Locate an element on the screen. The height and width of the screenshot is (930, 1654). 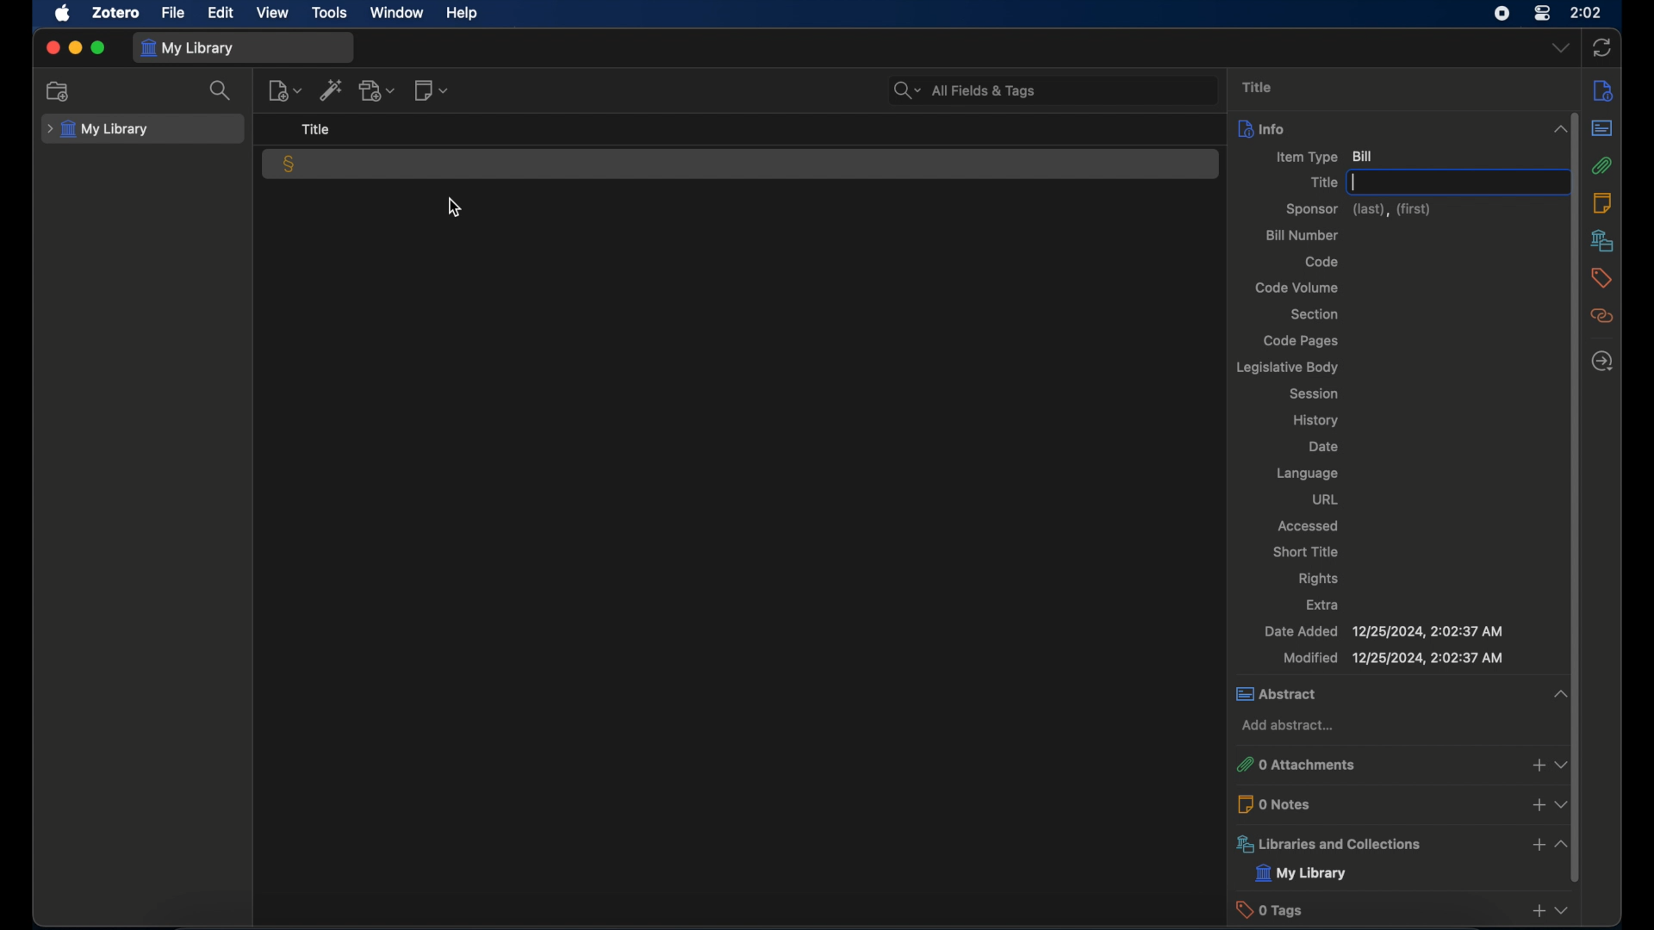
section is located at coordinates (1313, 315).